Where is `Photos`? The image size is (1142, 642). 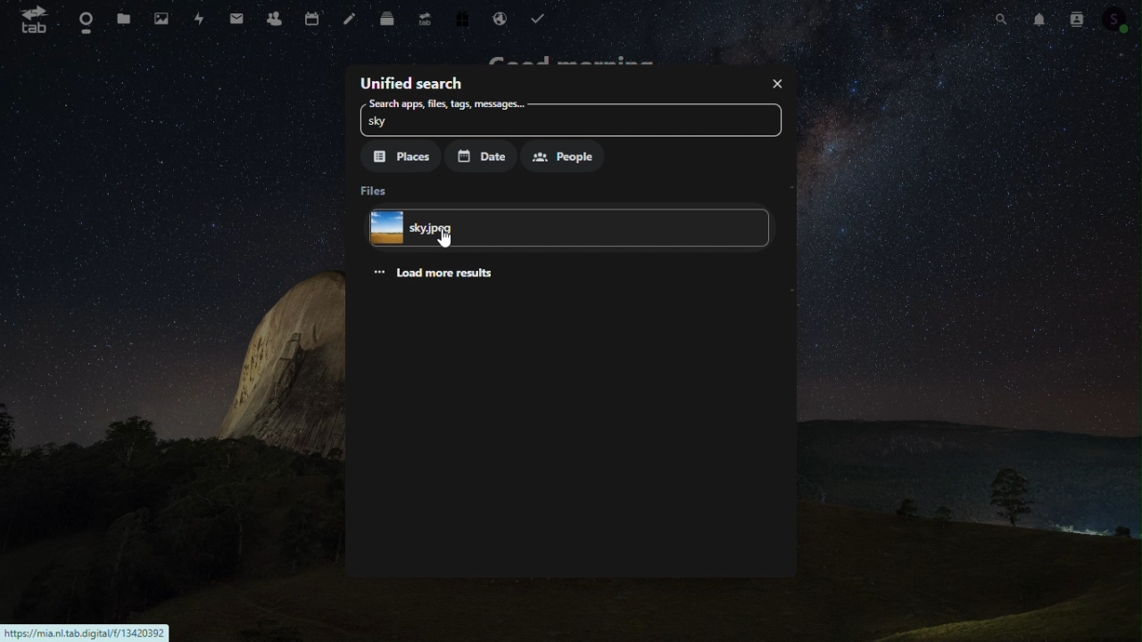
Photos is located at coordinates (161, 17).